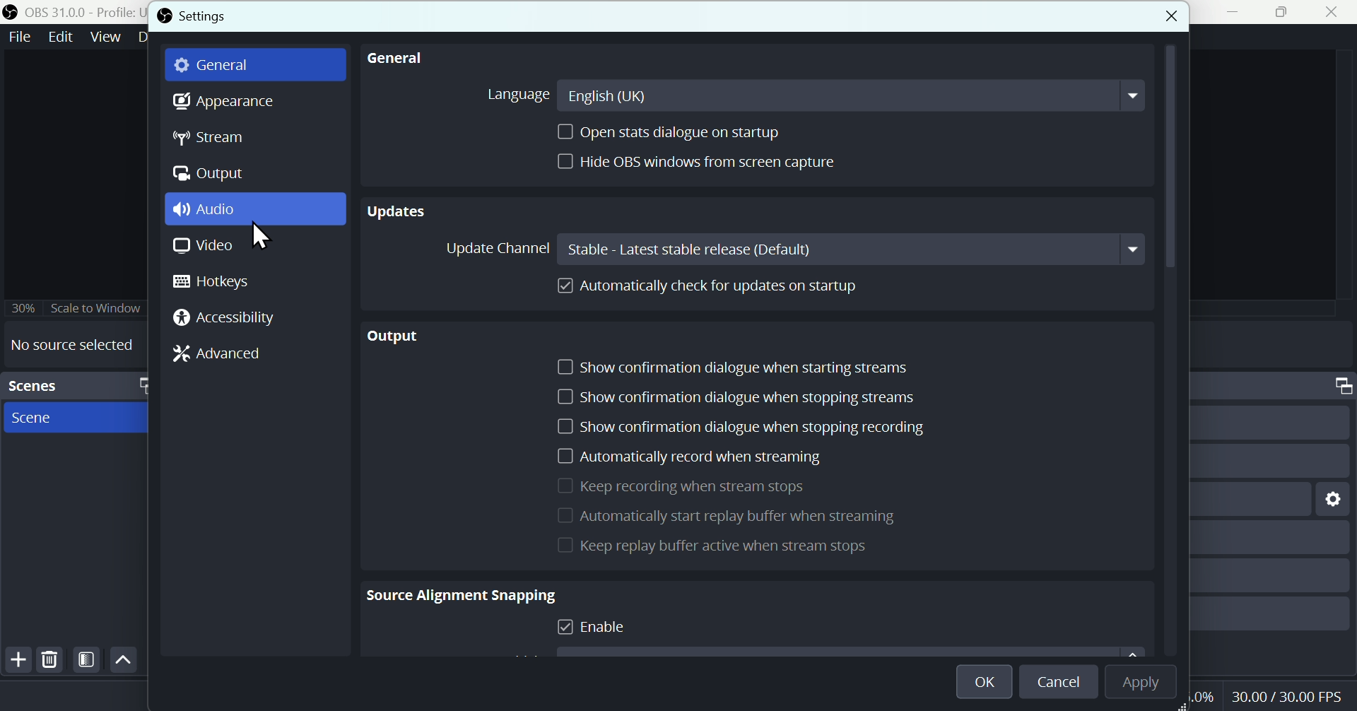 This screenshot has height=711, width=1357. What do you see at coordinates (68, 345) in the screenshot?
I see `no source selected` at bounding box center [68, 345].